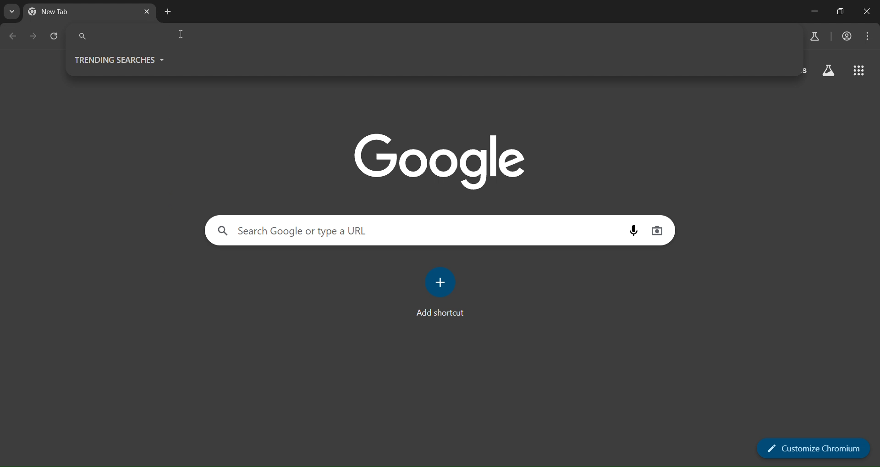 The height and width of the screenshot is (467, 880). What do you see at coordinates (635, 230) in the screenshot?
I see `voice search` at bounding box center [635, 230].